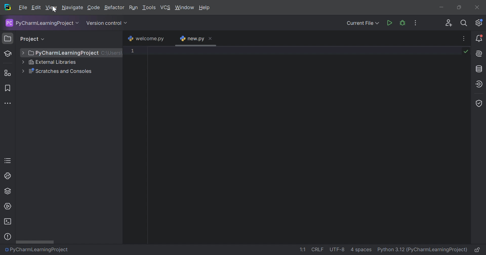  What do you see at coordinates (8, 221) in the screenshot?
I see `Terminal` at bounding box center [8, 221].